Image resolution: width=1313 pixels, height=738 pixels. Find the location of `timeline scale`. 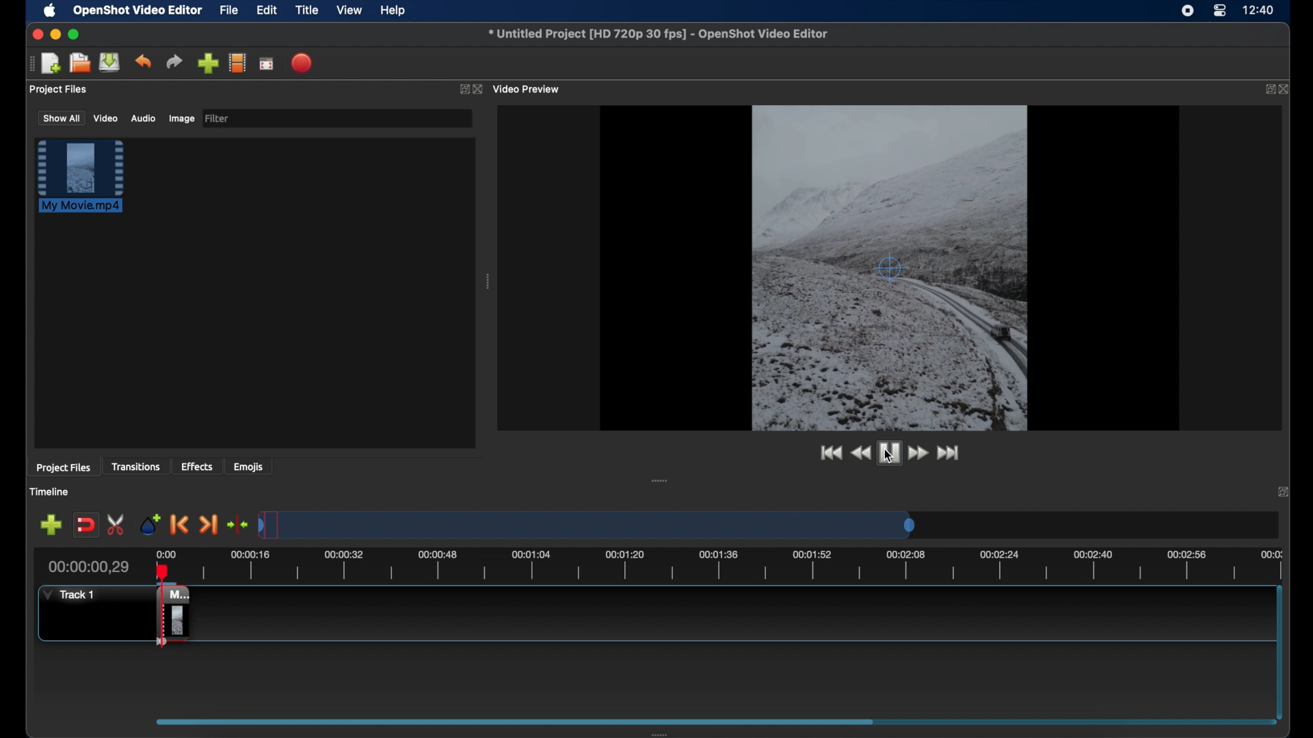

timeline scale is located at coordinates (739, 569).